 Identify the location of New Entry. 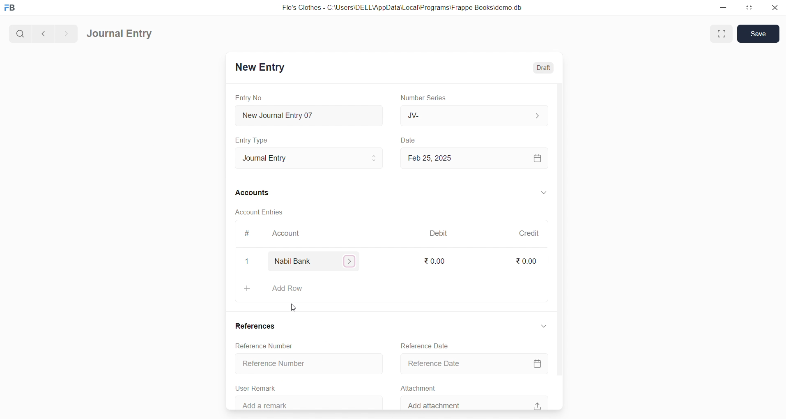
(260, 67).